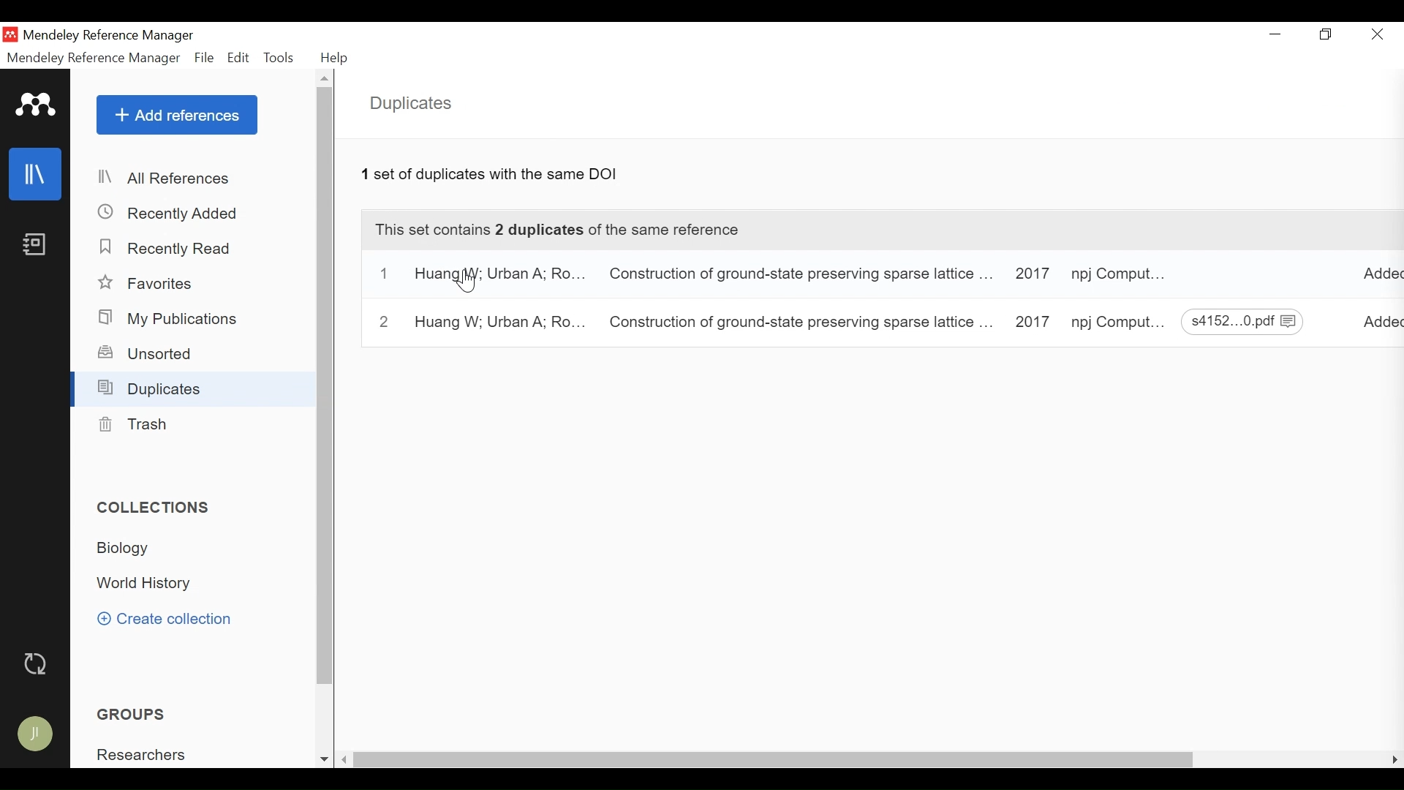  Describe the element at coordinates (147, 284) in the screenshot. I see `Favorites` at that location.